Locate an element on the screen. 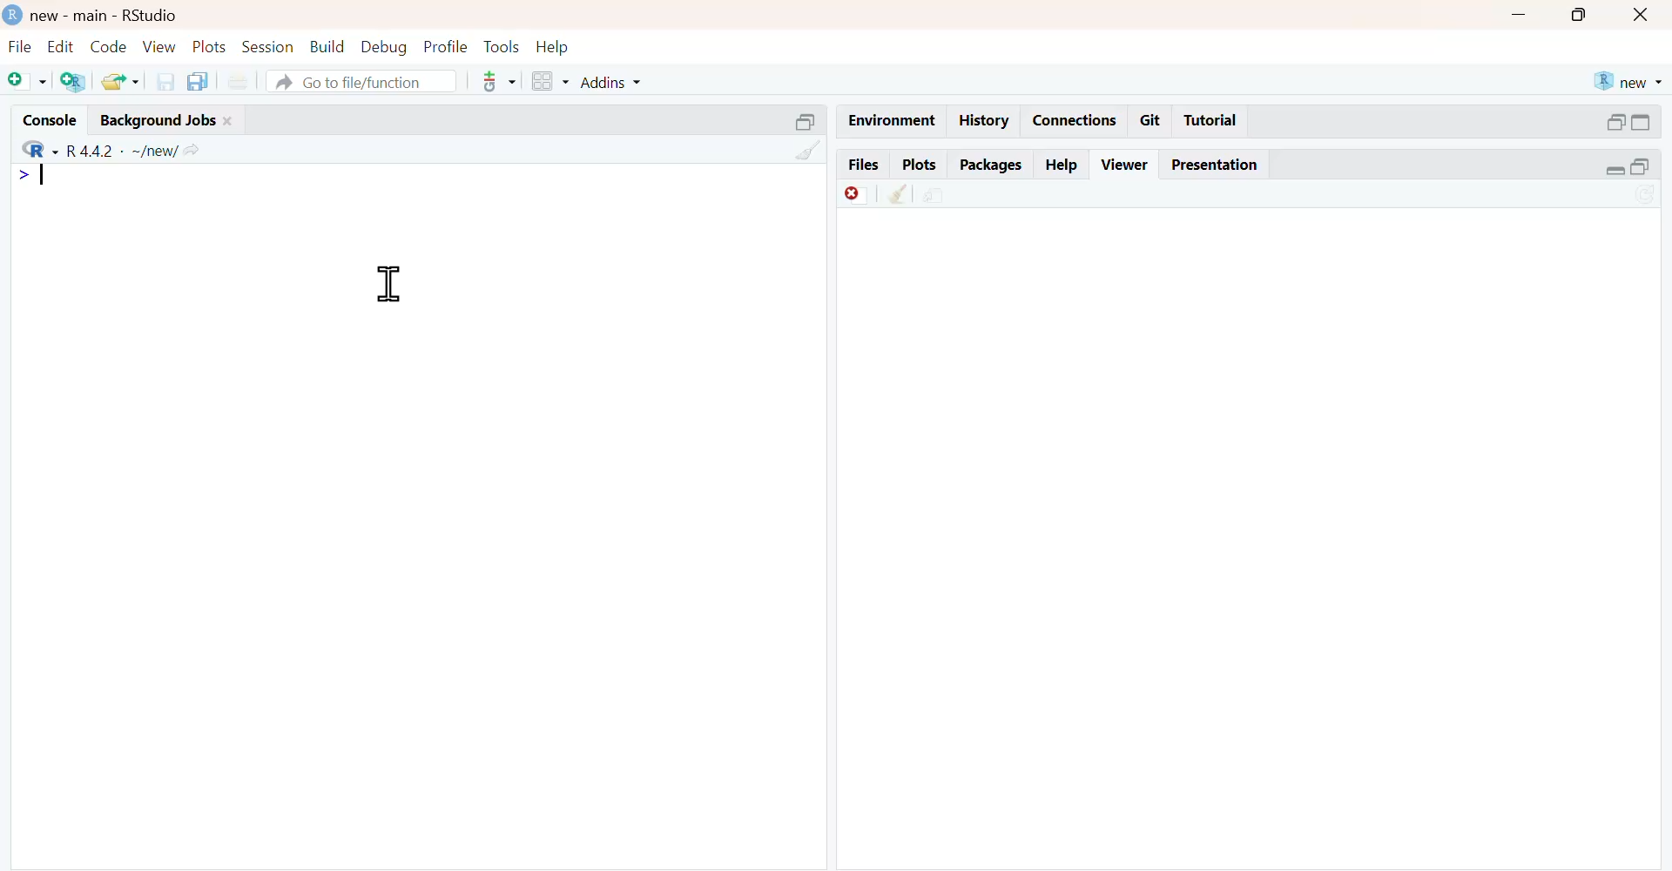 The width and height of the screenshot is (1672, 871). share icon is located at coordinates (193, 152).